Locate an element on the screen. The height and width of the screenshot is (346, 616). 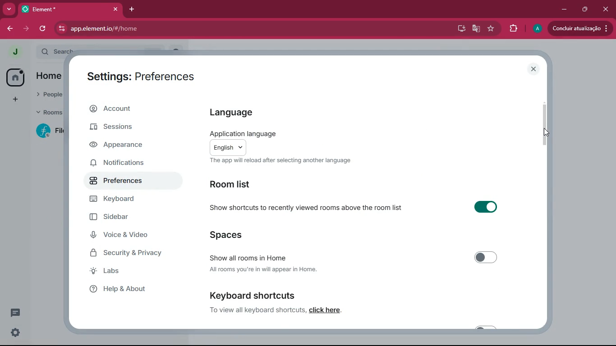
profile picture is located at coordinates (15, 51).